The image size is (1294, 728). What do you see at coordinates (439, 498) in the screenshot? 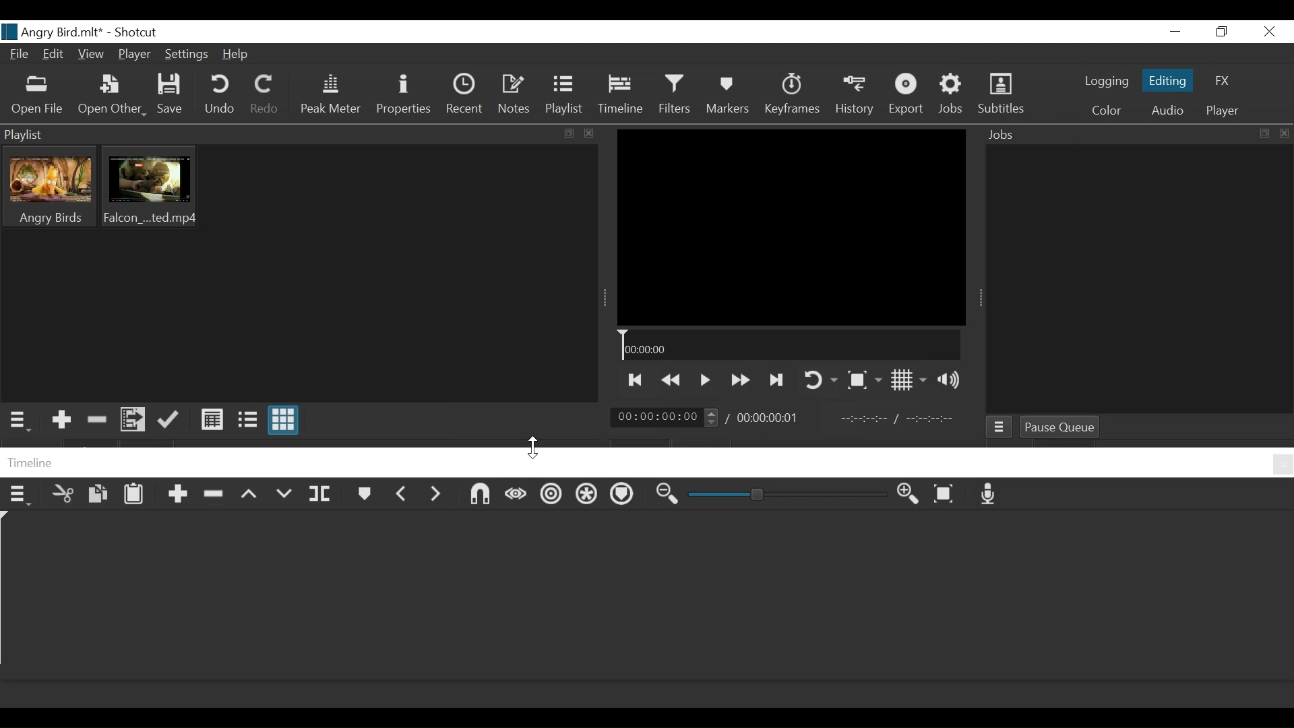
I see `Next Marker` at bounding box center [439, 498].